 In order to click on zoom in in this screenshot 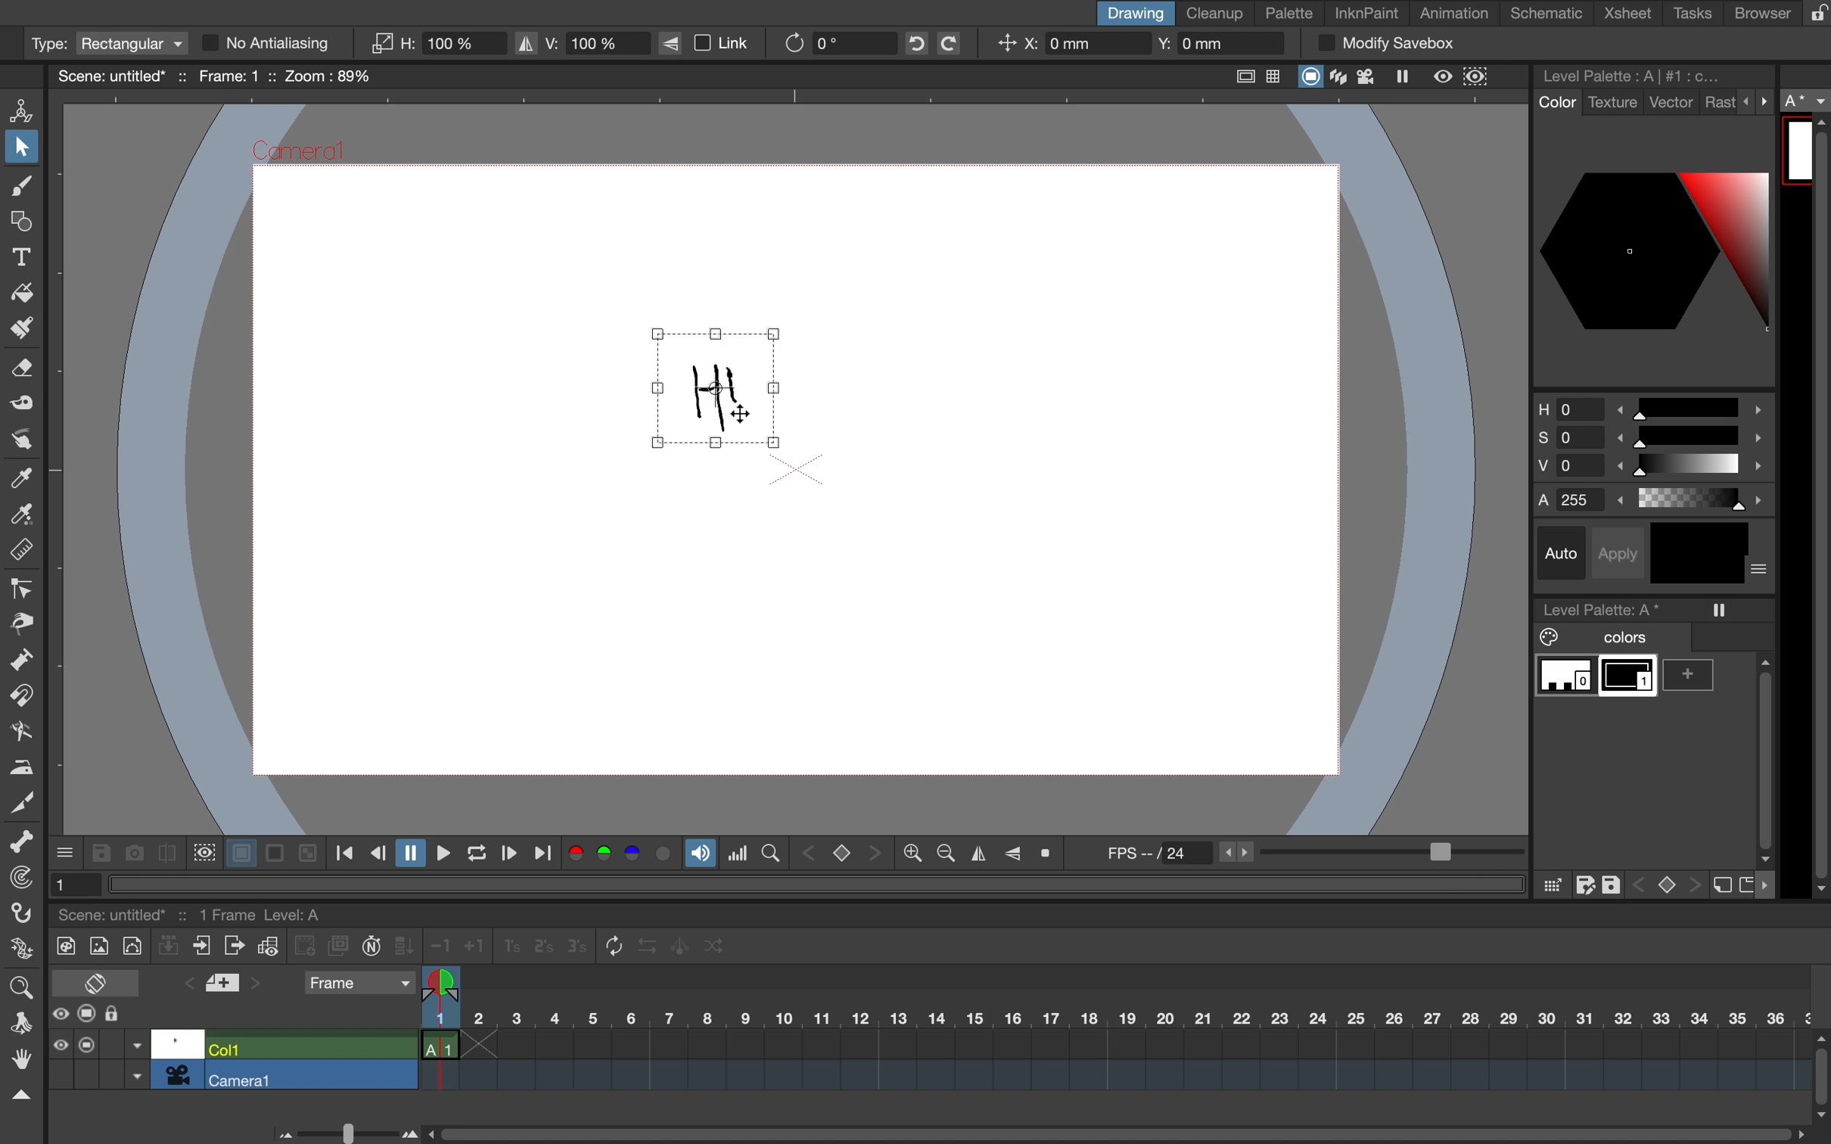, I will do `click(942, 854)`.